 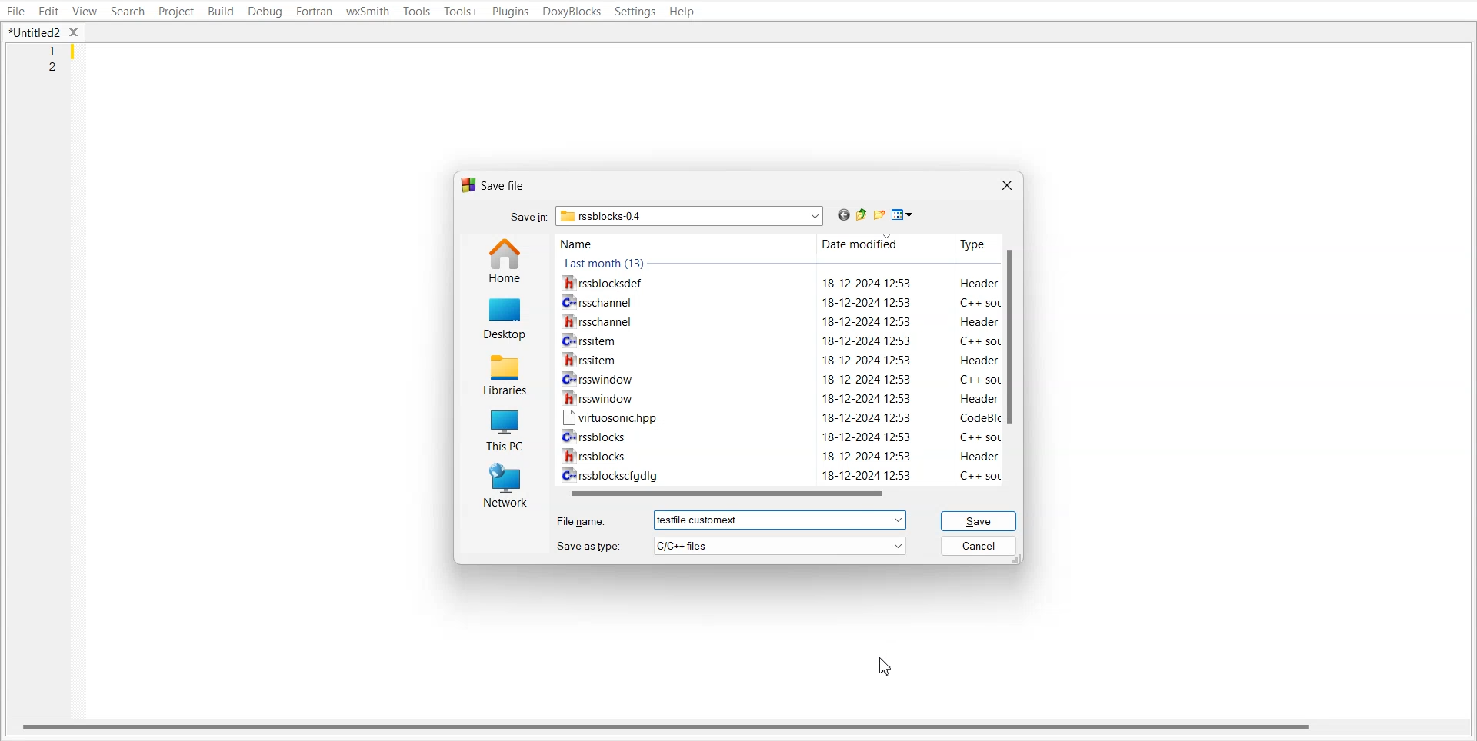 What do you see at coordinates (1007, 184) in the screenshot?
I see `Close` at bounding box center [1007, 184].